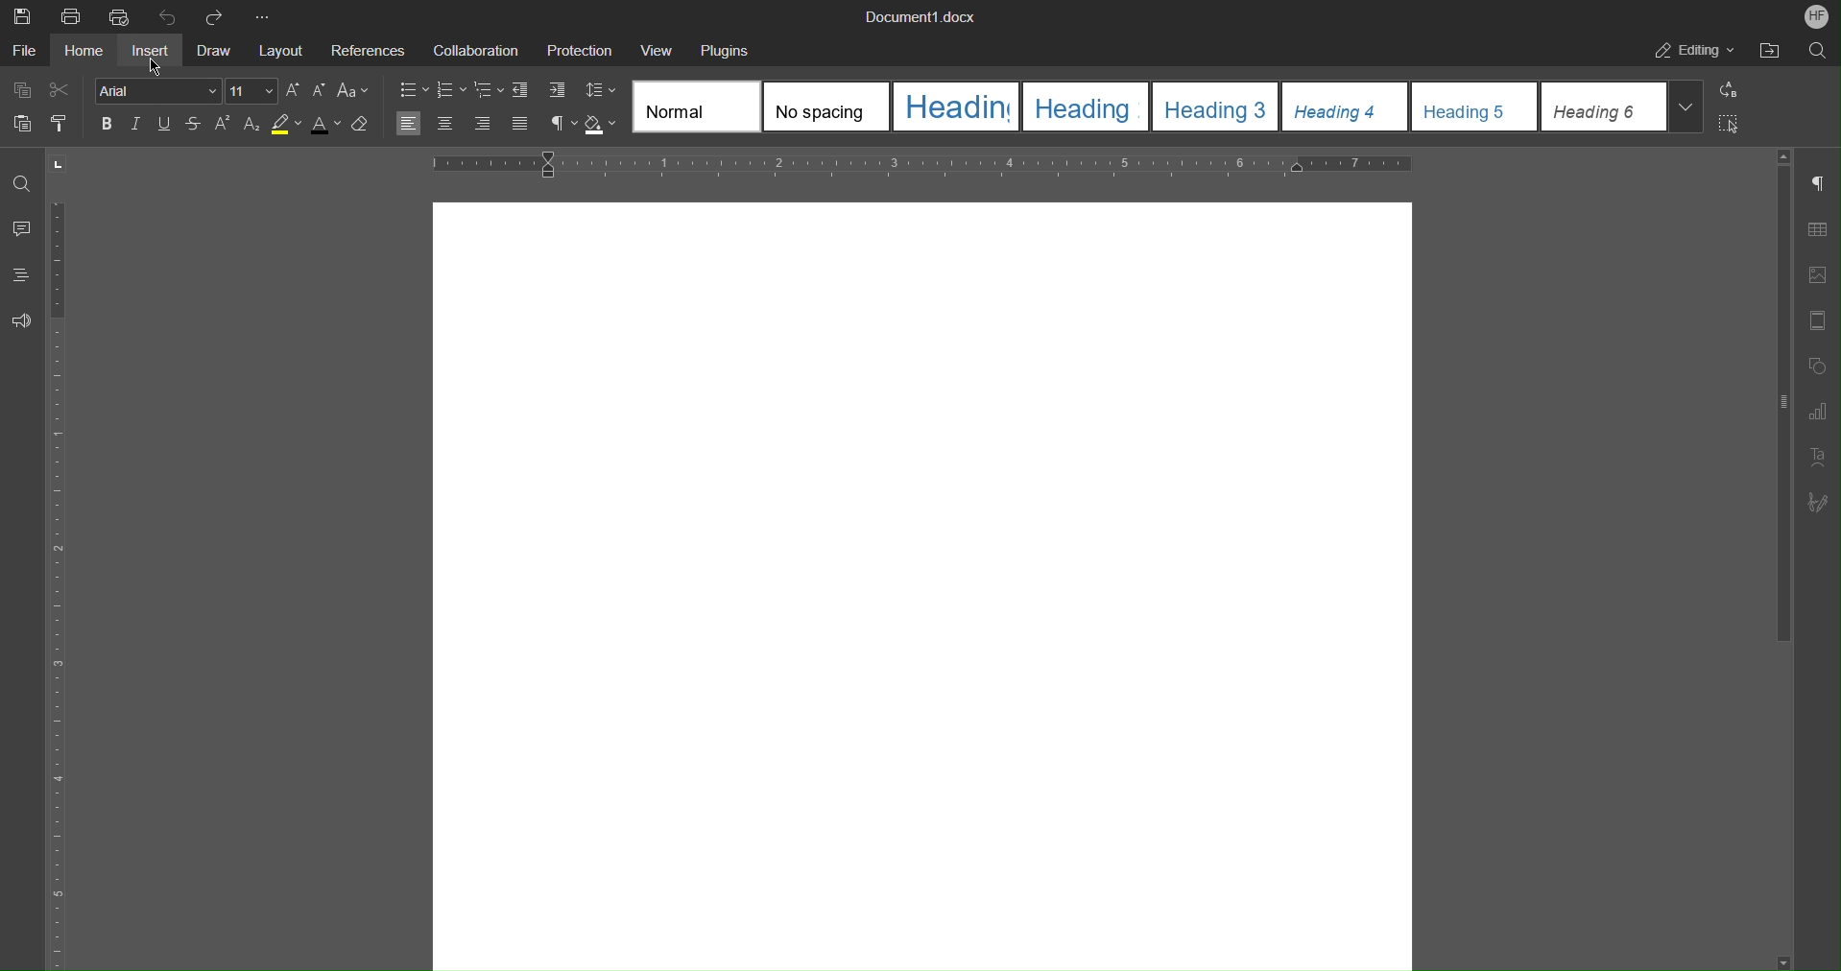 The width and height of the screenshot is (1841, 971). What do you see at coordinates (368, 50) in the screenshot?
I see `References` at bounding box center [368, 50].